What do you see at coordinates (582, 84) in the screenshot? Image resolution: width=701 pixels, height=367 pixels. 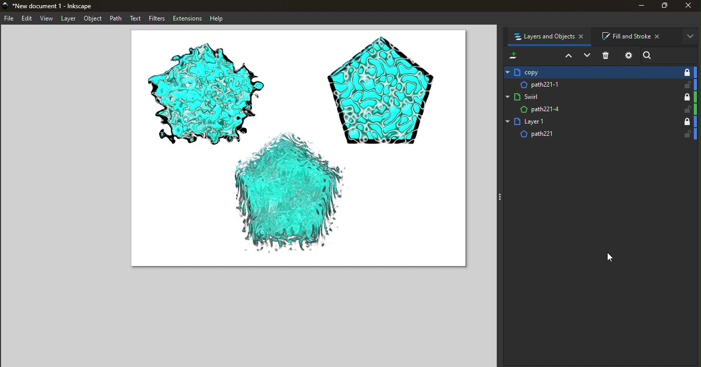 I see `path221-1` at bounding box center [582, 84].